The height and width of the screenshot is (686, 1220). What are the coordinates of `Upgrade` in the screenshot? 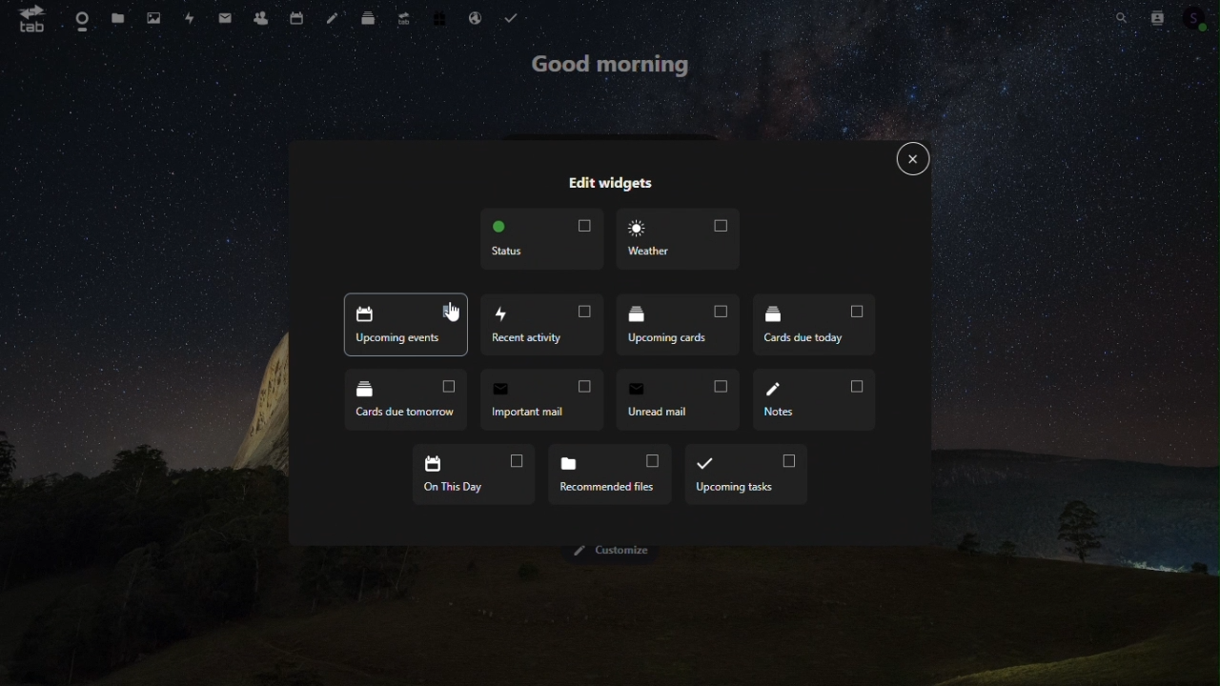 It's located at (404, 16).